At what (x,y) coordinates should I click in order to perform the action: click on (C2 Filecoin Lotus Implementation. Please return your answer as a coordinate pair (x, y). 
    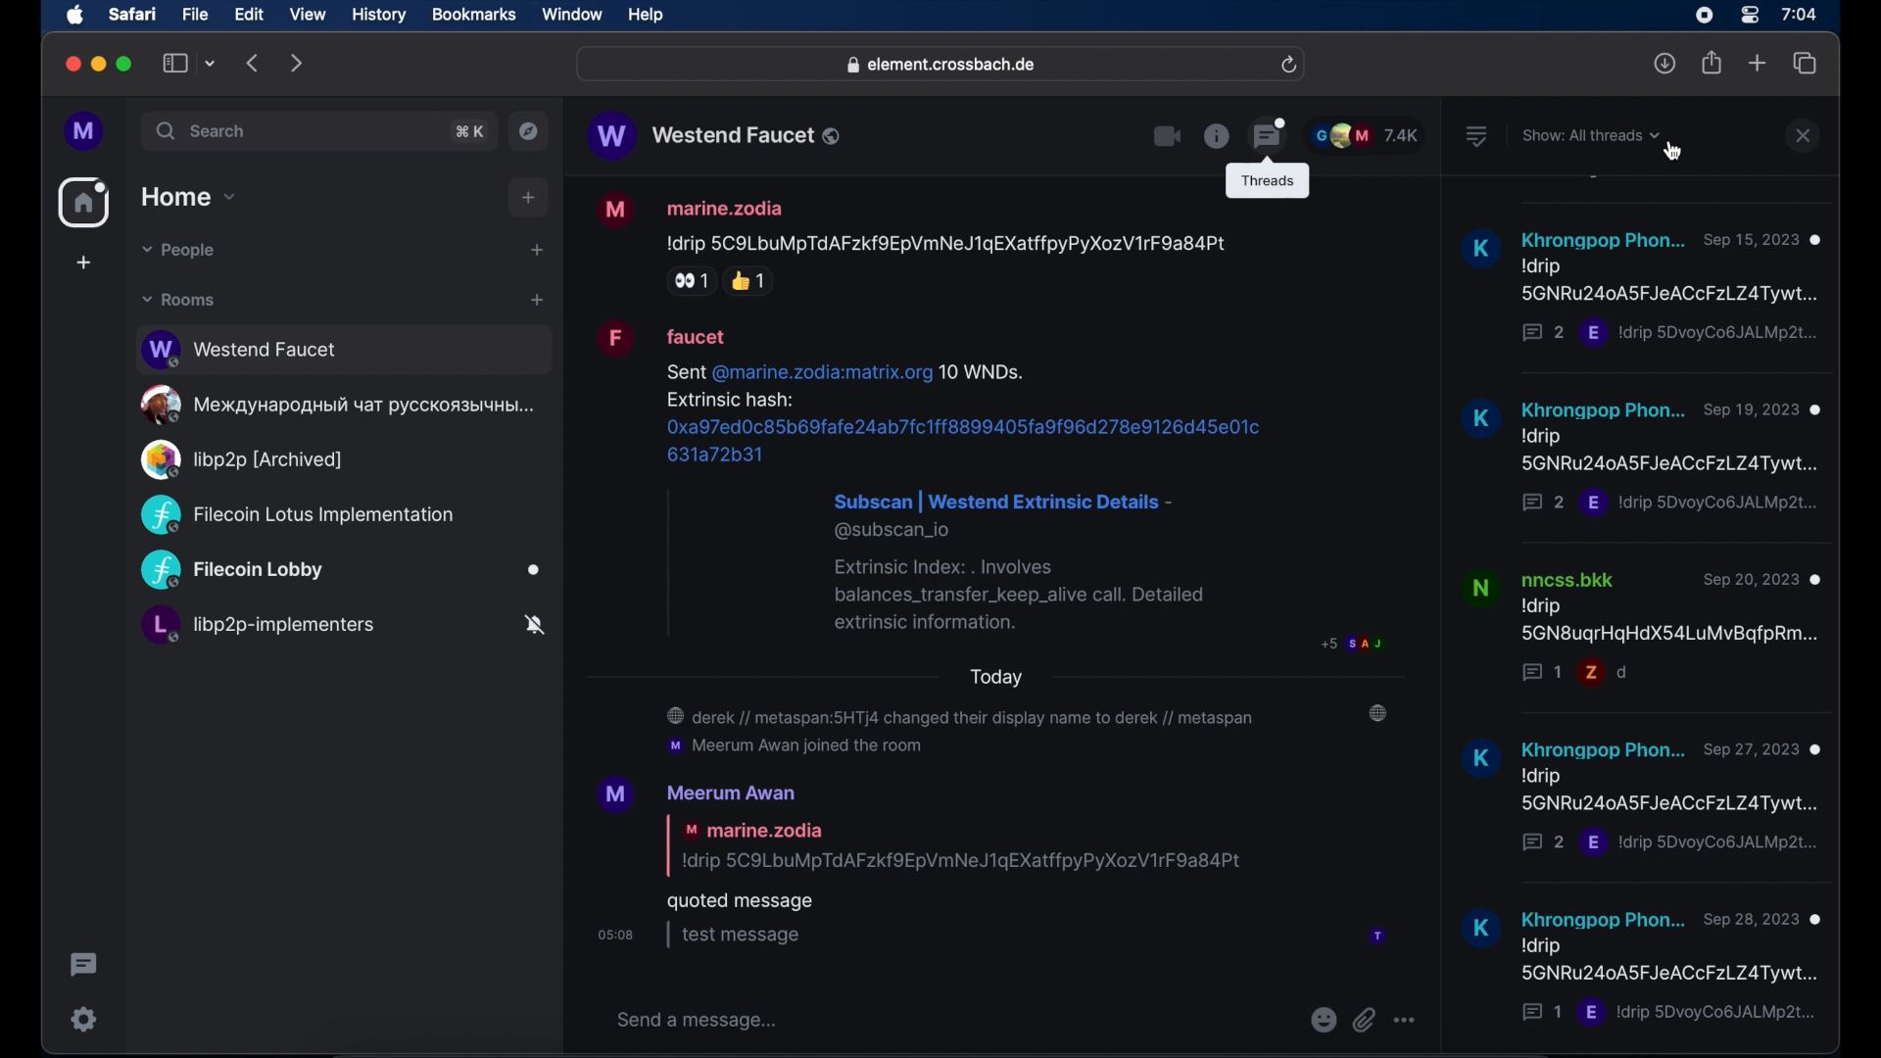
    Looking at the image, I should click on (314, 515).